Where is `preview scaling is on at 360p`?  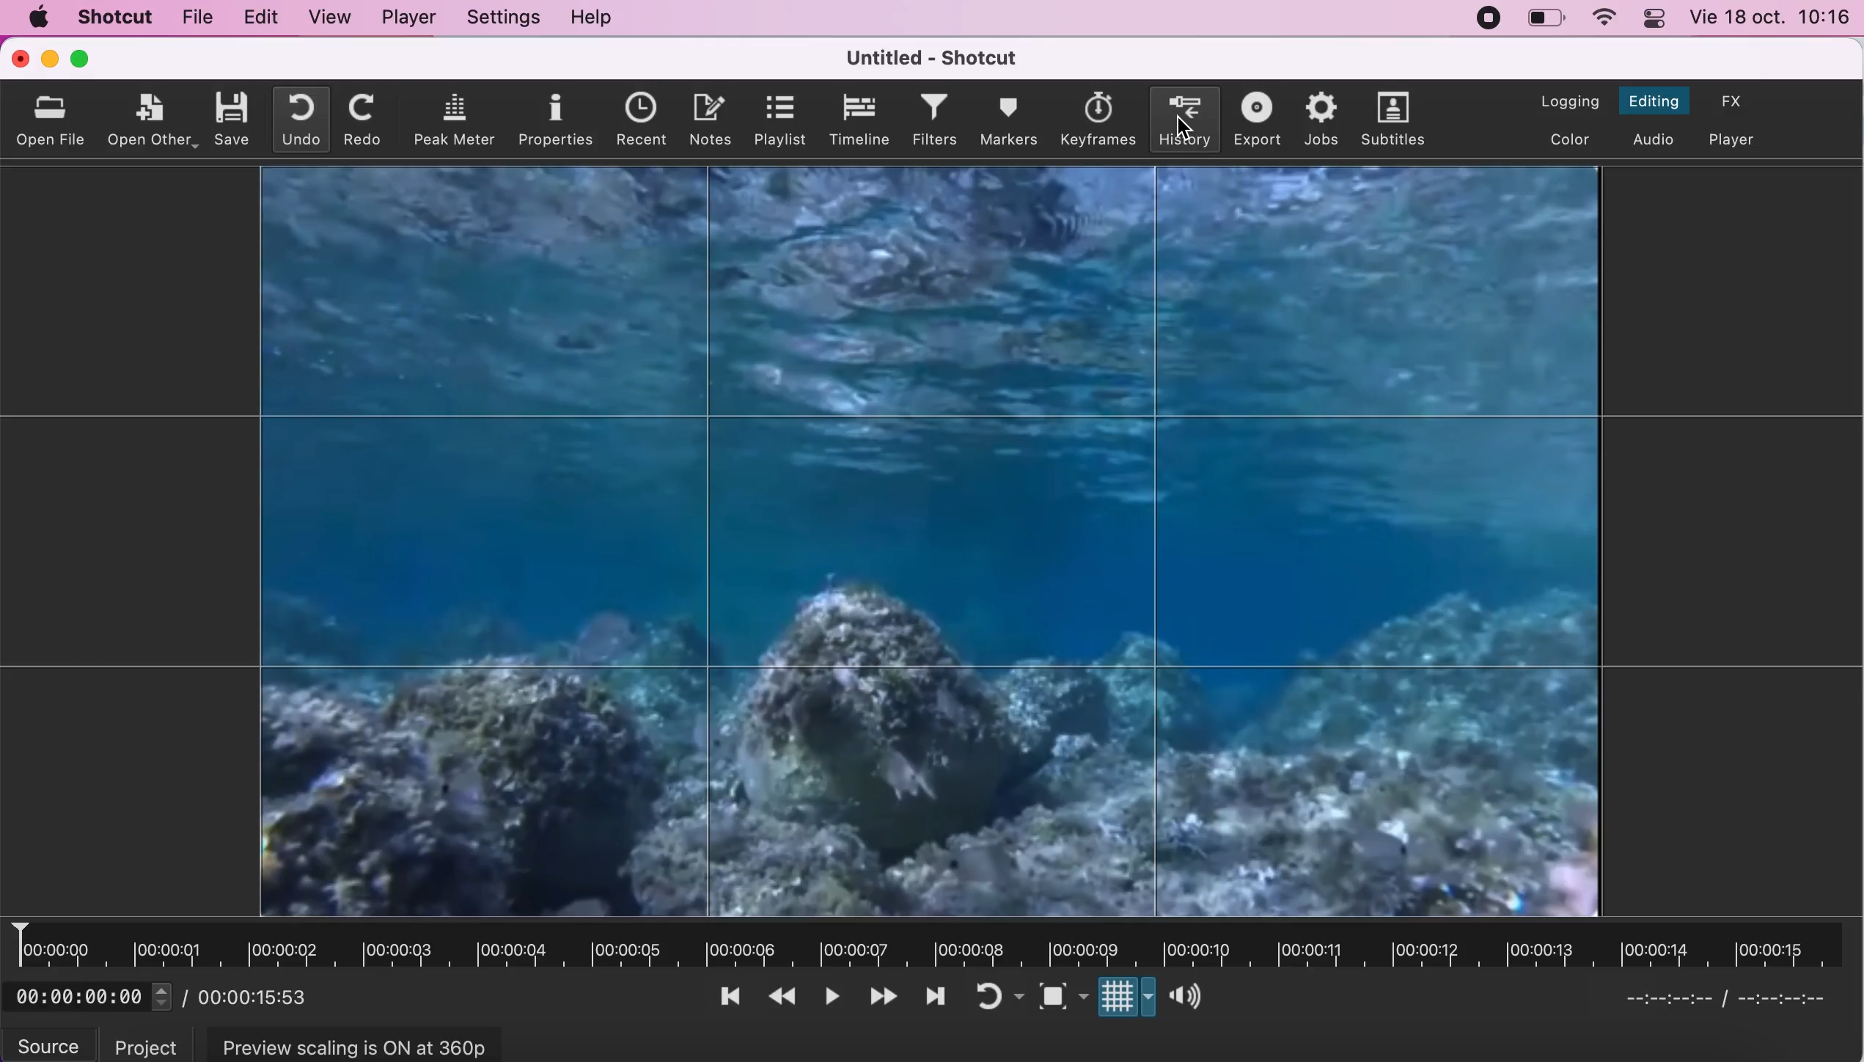
preview scaling is on at 360p is located at coordinates (362, 1043).